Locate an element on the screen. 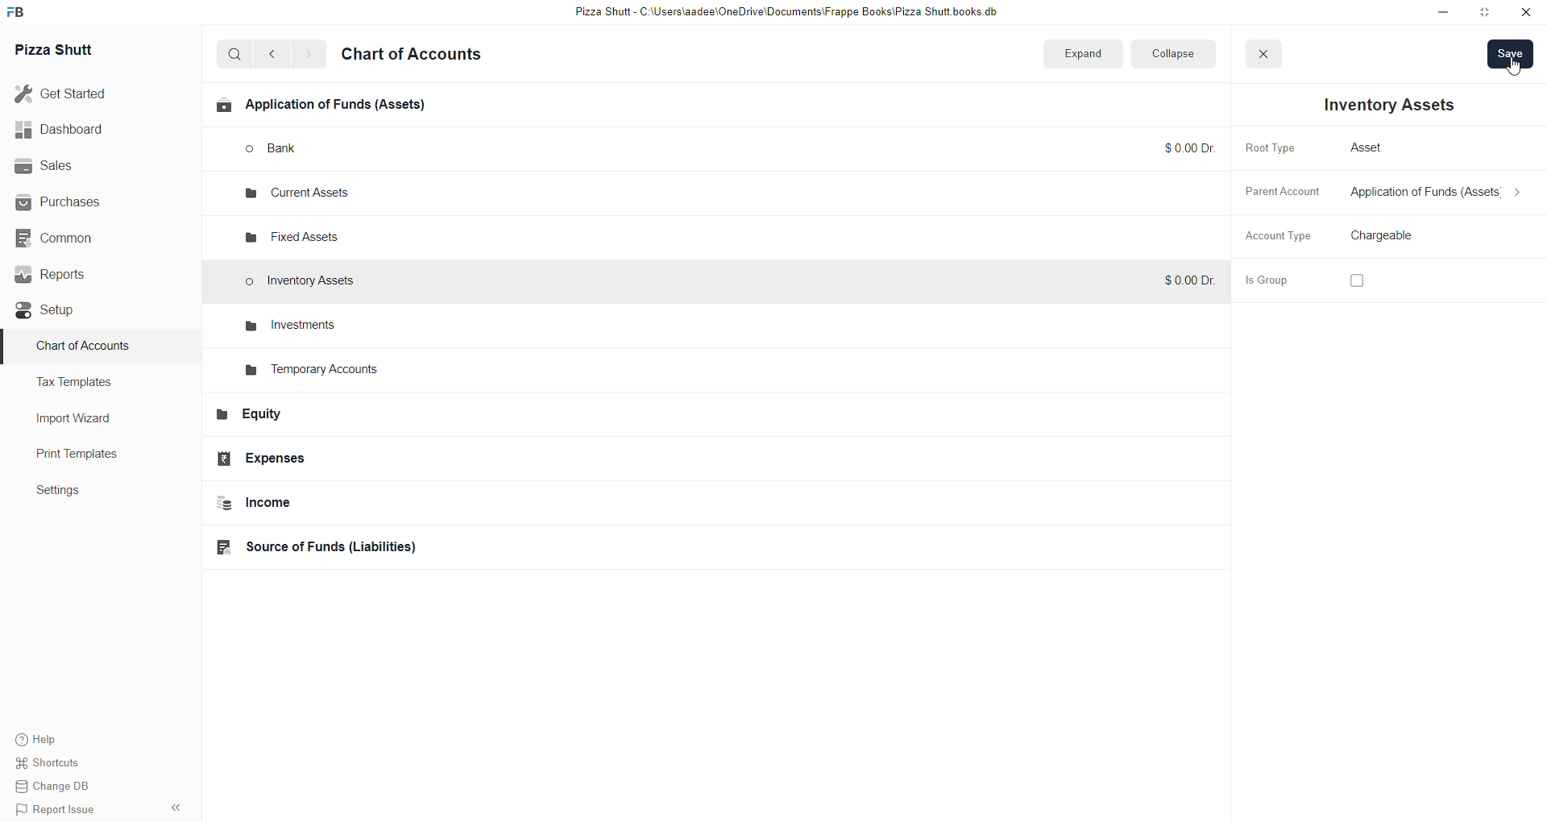 The image size is (1547, 822). fixed assets is located at coordinates (297, 233).